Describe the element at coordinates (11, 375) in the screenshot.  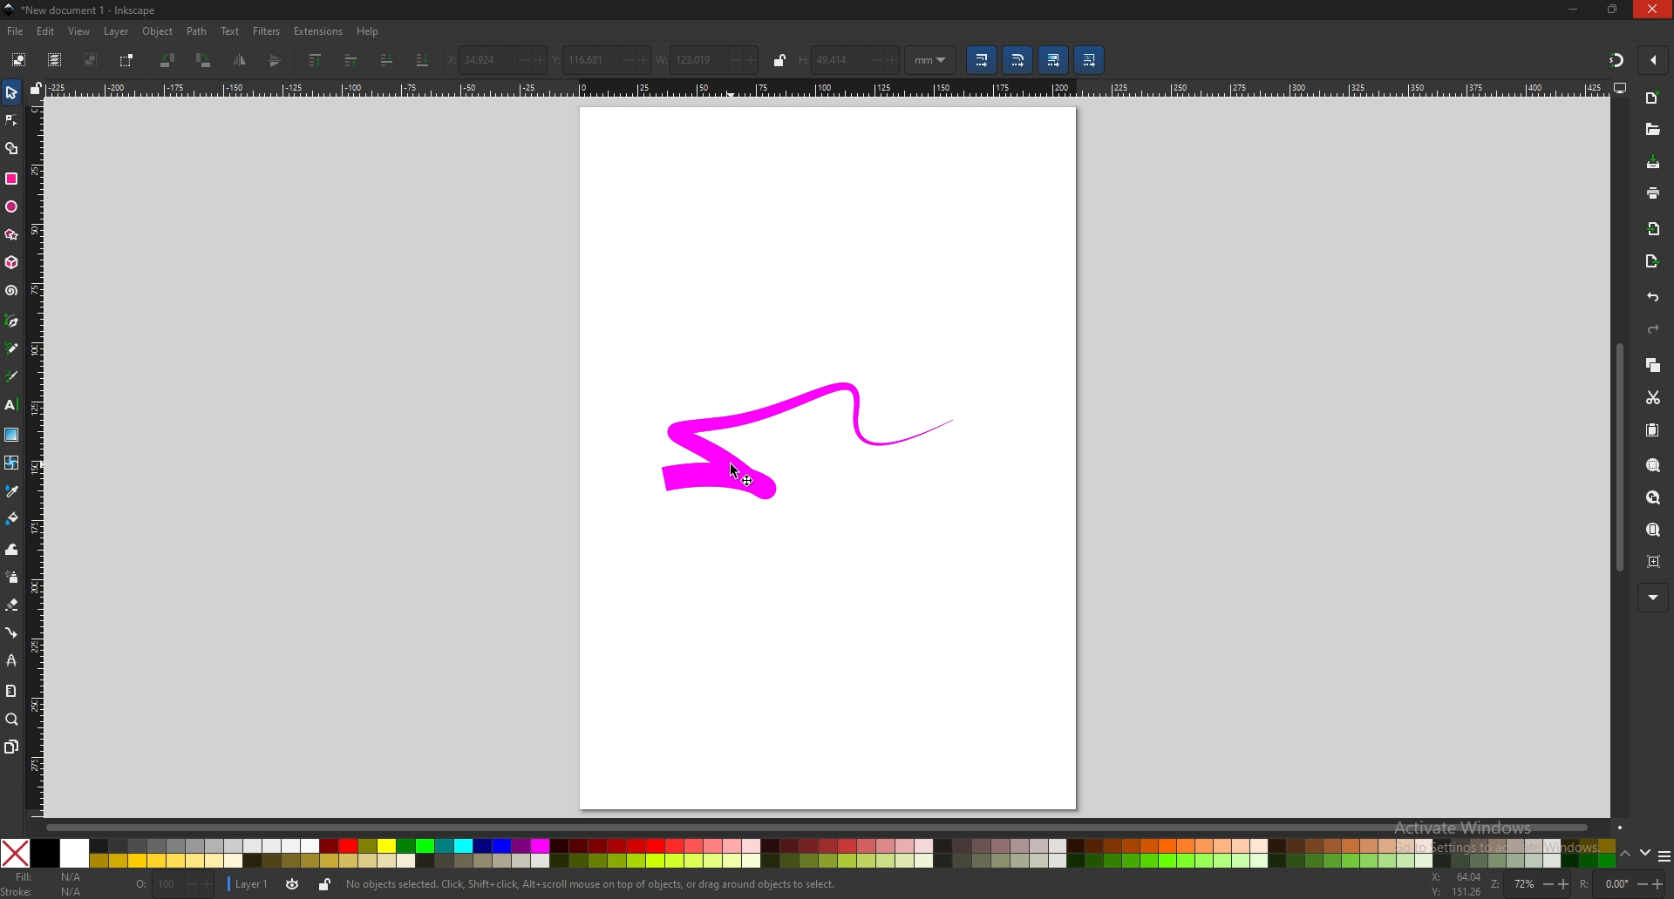
I see `calligraphy` at that location.